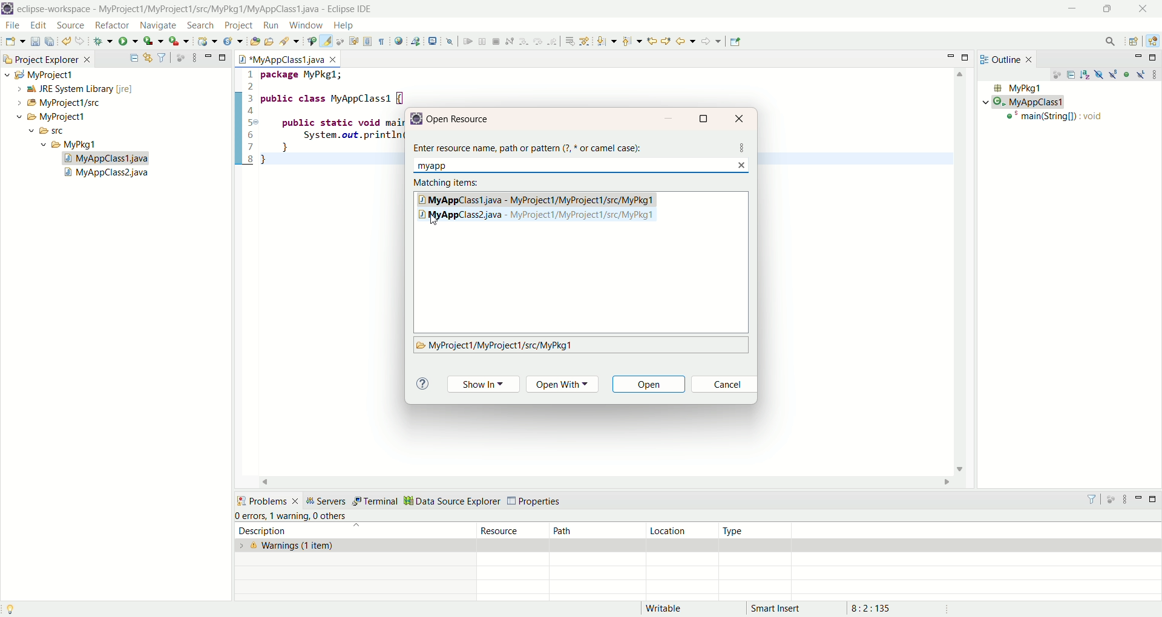  Describe the element at coordinates (7, 8) in the screenshot. I see `eclipse logo` at that location.